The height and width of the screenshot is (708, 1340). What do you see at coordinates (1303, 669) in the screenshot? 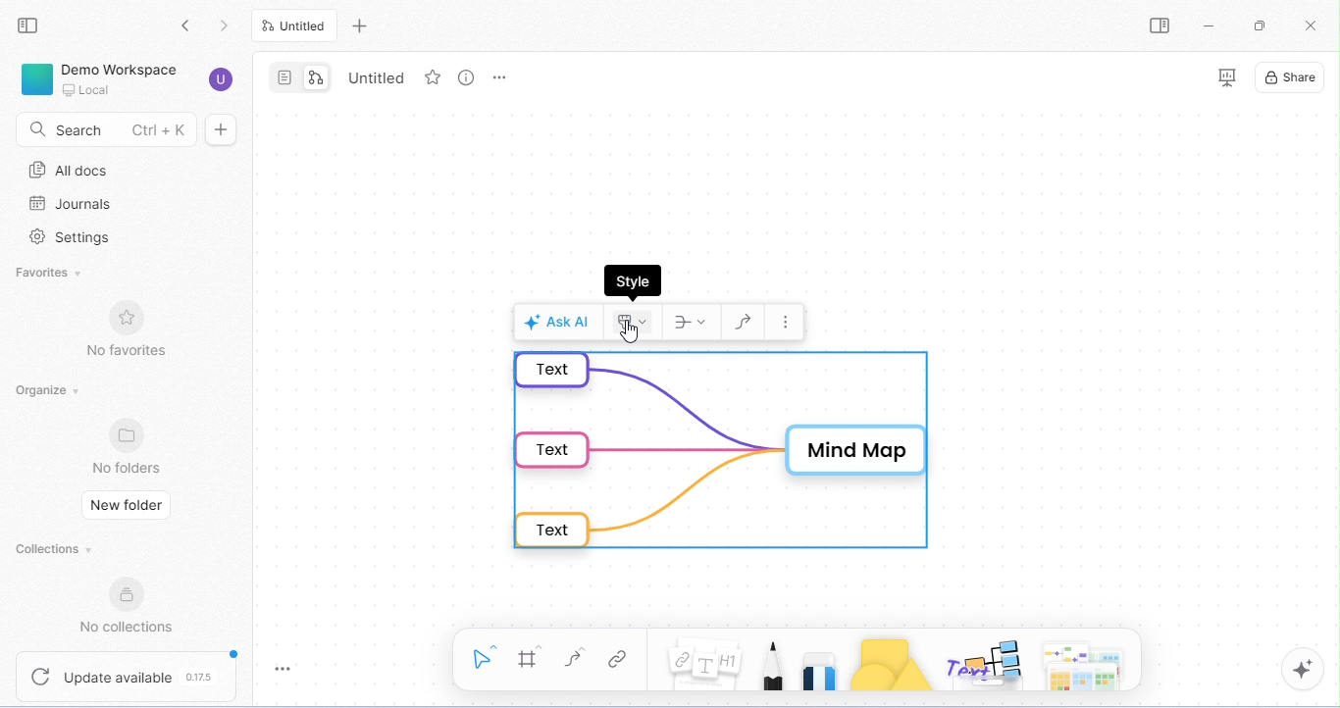
I see `AI` at bounding box center [1303, 669].